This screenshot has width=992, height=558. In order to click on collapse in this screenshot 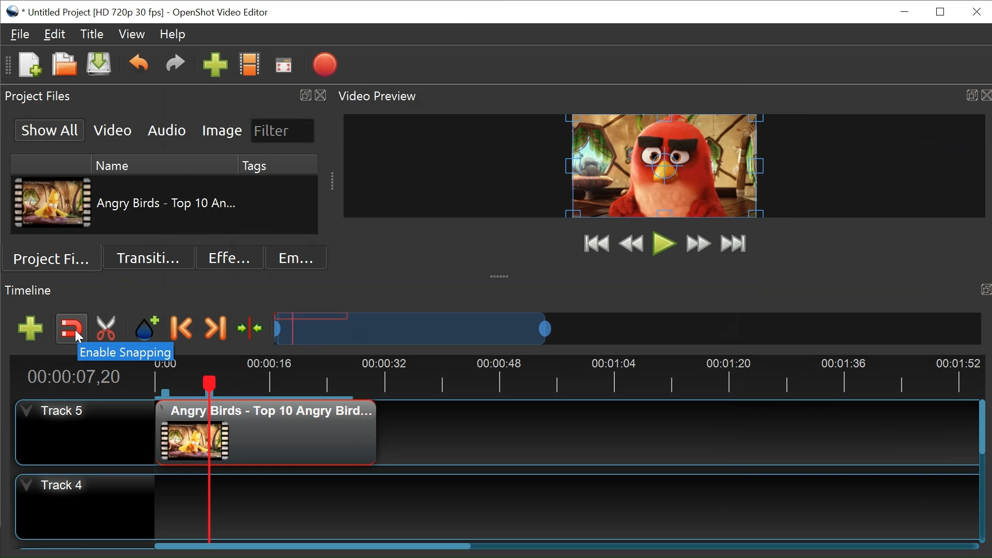, I will do `click(502, 274)`.